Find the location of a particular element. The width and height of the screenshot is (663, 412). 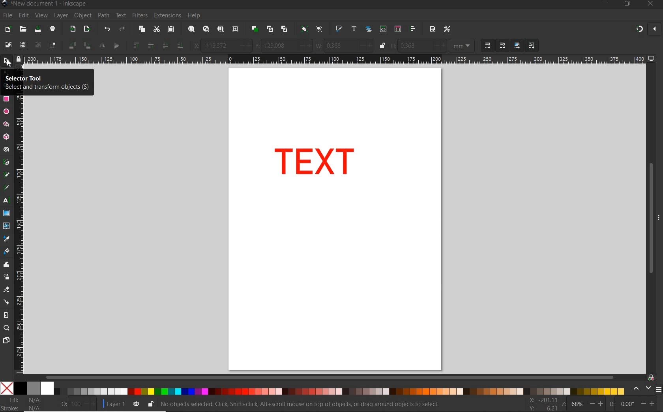

ZOOM is located at coordinates (583, 403).